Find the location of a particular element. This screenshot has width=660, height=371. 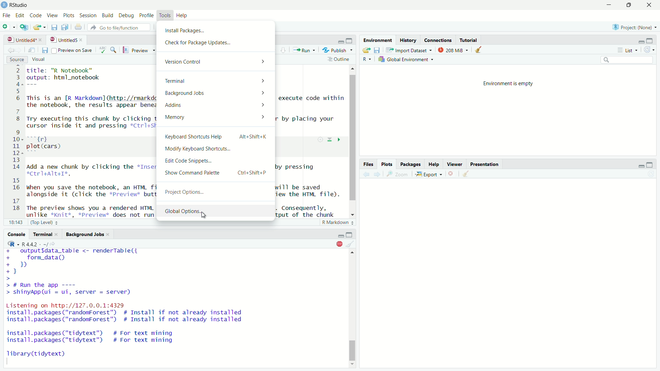

Keyboard Shortcuts Help Alt+Shift+K is located at coordinates (217, 136).